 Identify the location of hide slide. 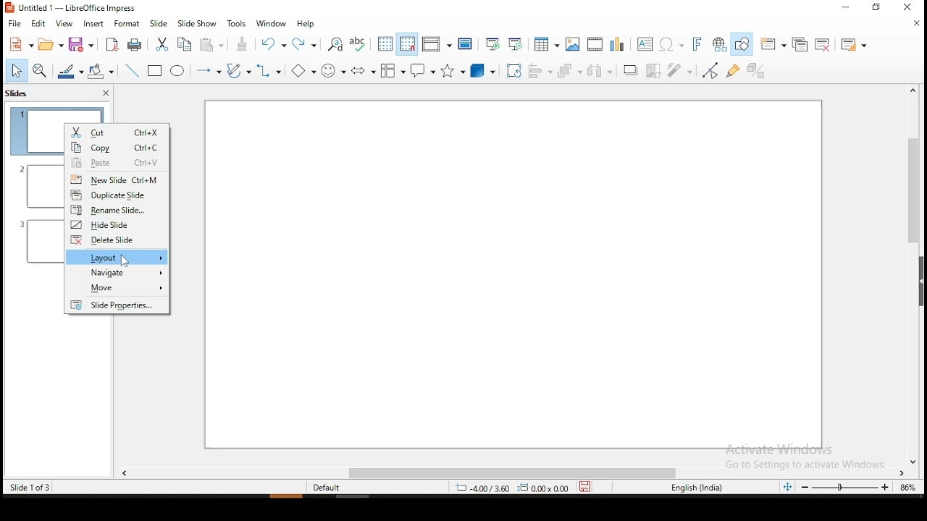
(117, 224).